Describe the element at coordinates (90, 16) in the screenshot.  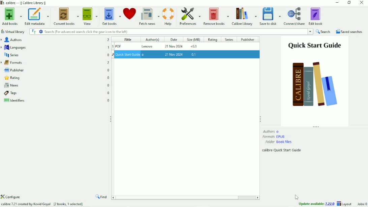
I see `View` at that location.